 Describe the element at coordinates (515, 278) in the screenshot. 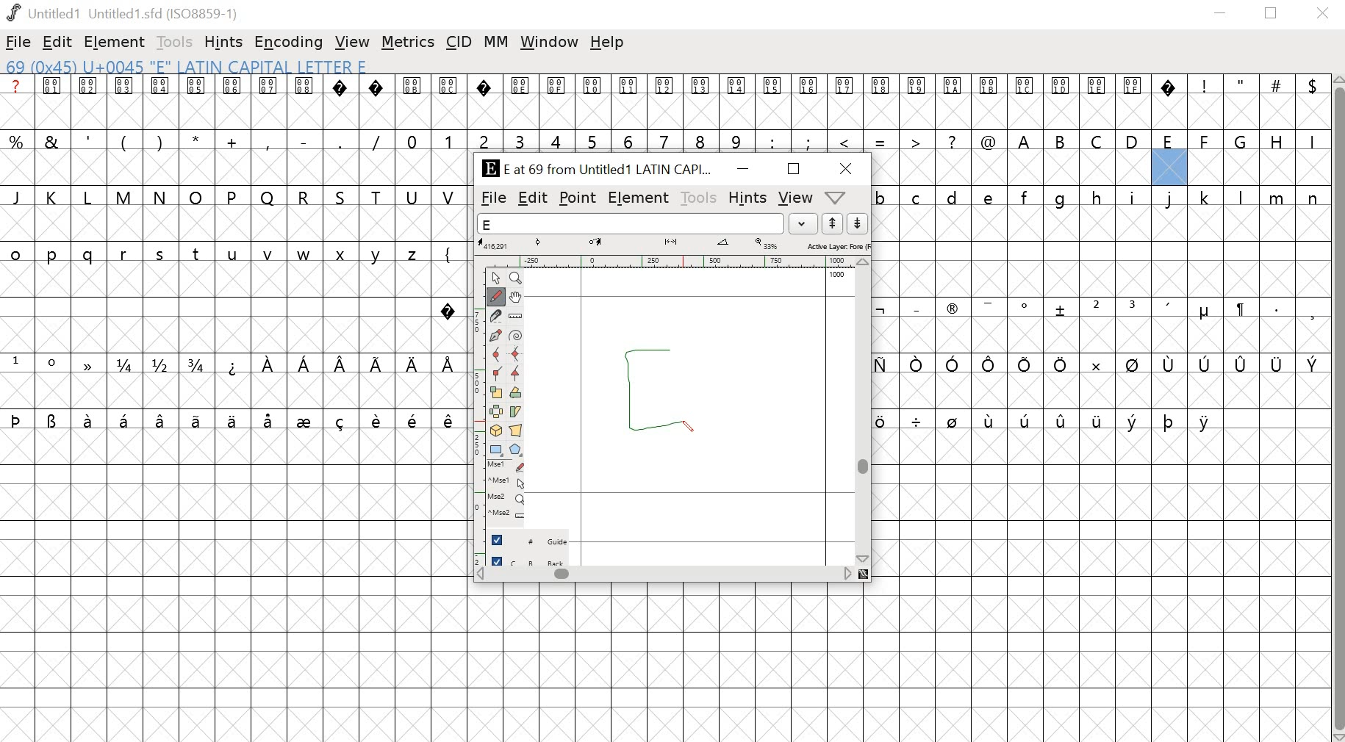

I see `Zoom` at that location.